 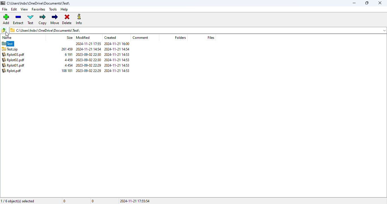 What do you see at coordinates (7, 38) in the screenshot?
I see `name` at bounding box center [7, 38].